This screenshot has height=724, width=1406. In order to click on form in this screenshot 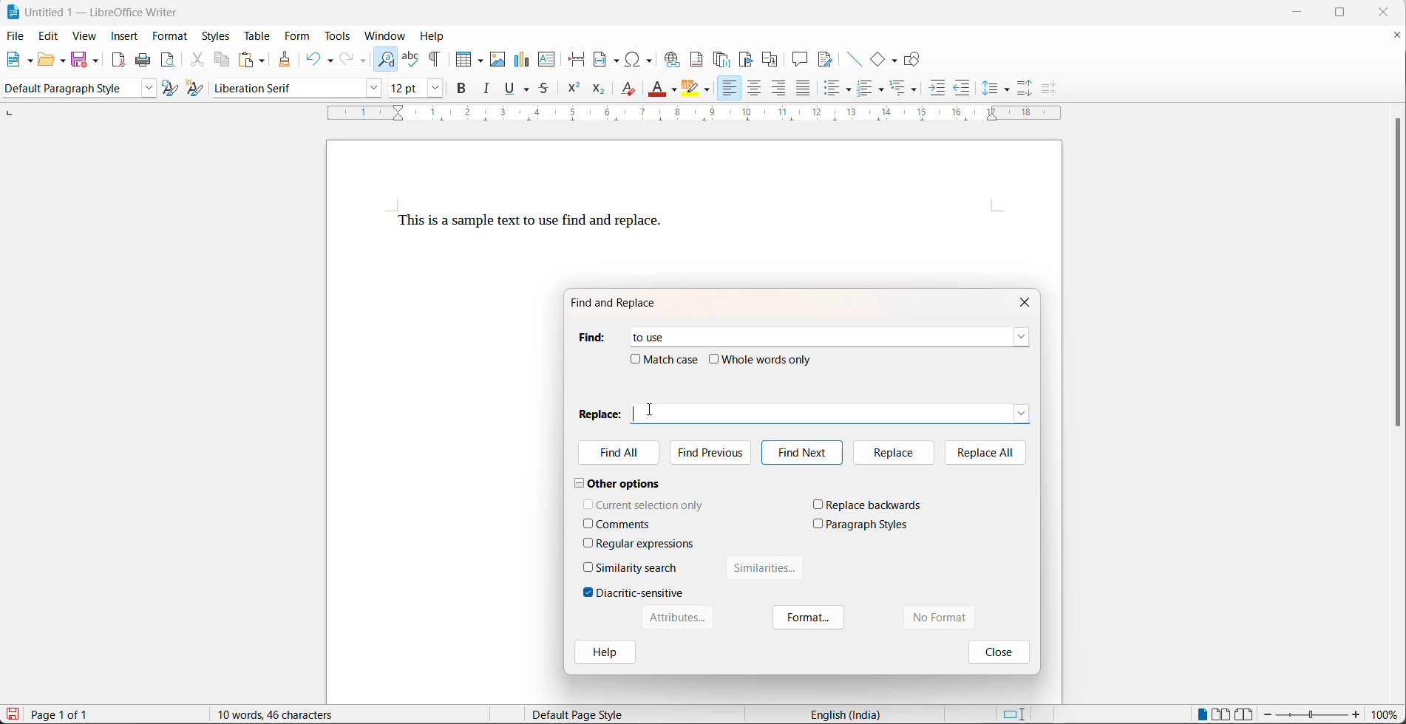, I will do `click(296, 37)`.